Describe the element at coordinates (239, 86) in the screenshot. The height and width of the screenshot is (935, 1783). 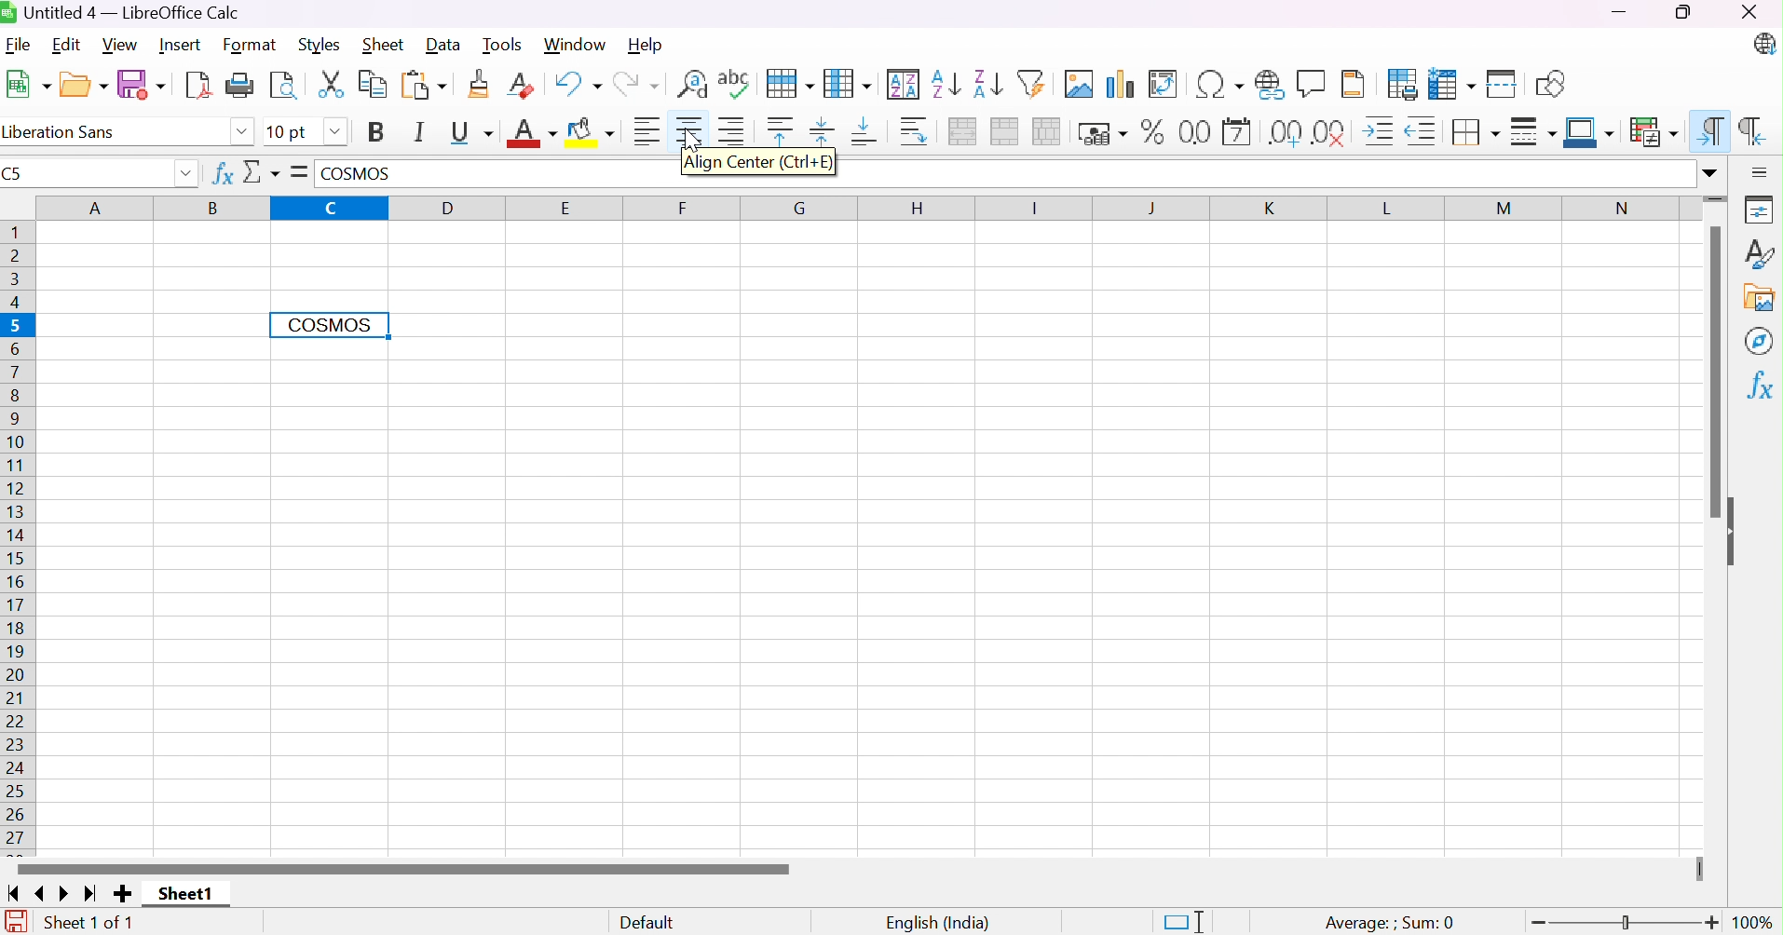
I see `Print` at that location.